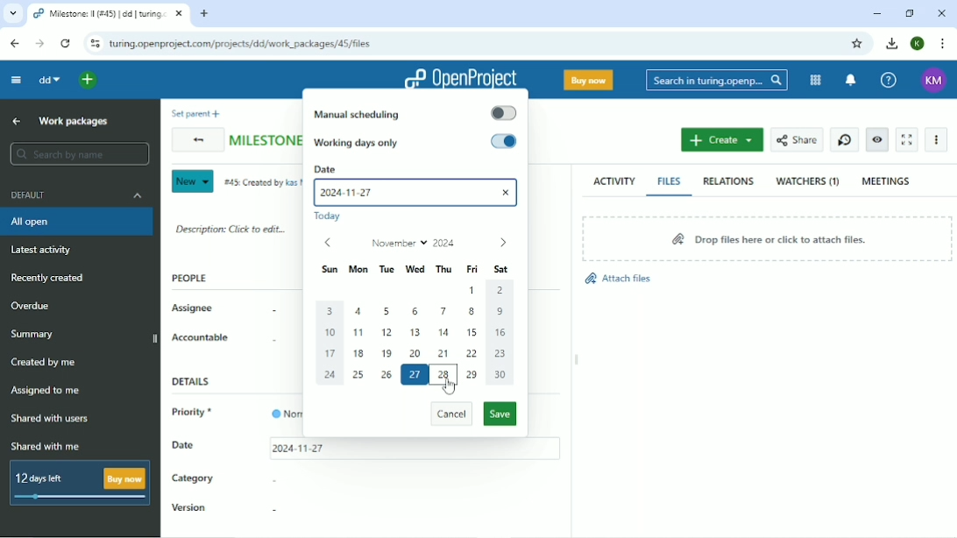 This screenshot has height=538, width=957. I want to click on Bookmark this tab, so click(856, 44).